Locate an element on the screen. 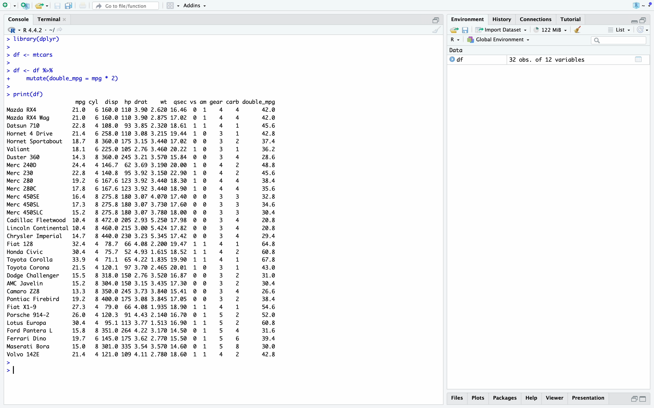 The image size is (654, 408). history is located at coordinates (503, 19).